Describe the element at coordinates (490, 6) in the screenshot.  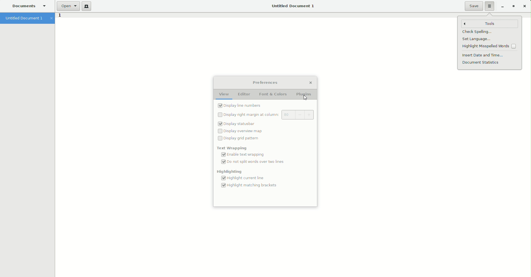
I see `Options` at that location.